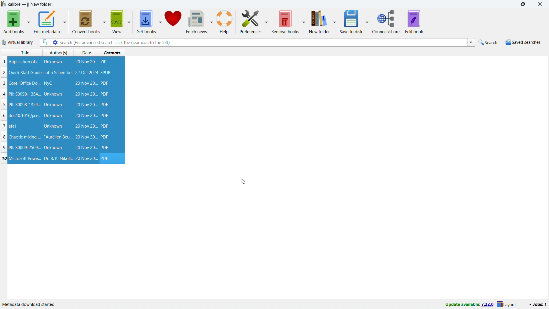 The image size is (549, 309). Describe the element at coordinates (4, 62) in the screenshot. I see `1` at that location.